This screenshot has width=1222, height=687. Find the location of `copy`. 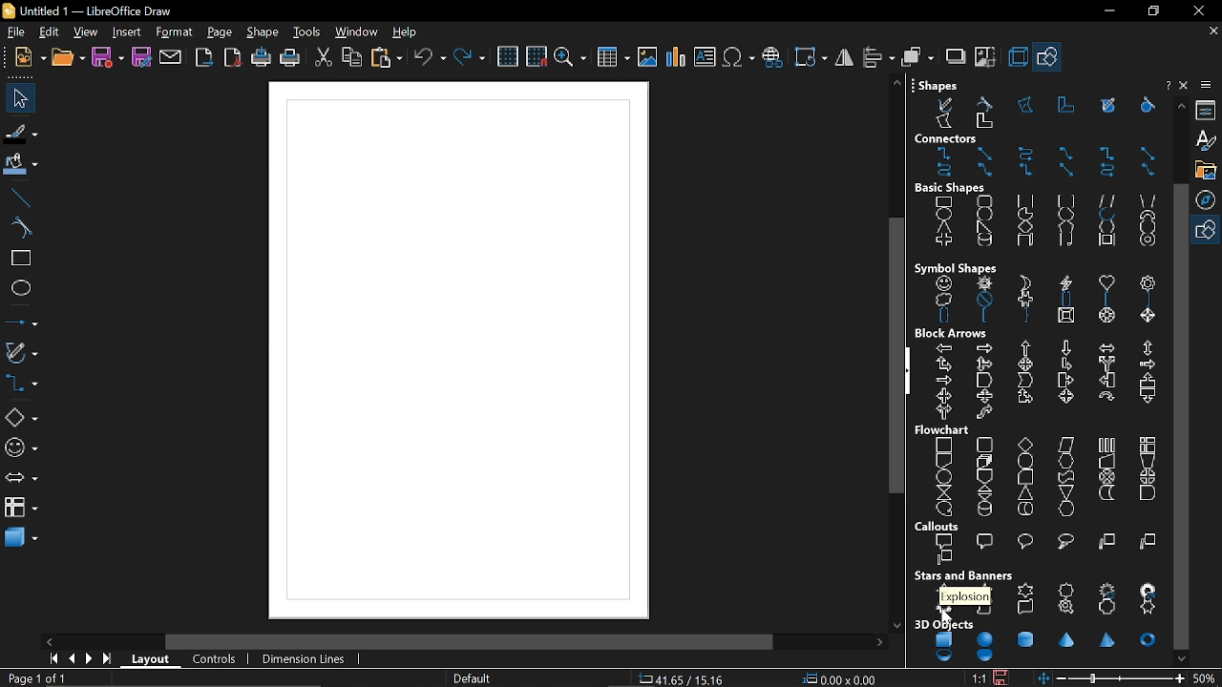

copy is located at coordinates (351, 57).